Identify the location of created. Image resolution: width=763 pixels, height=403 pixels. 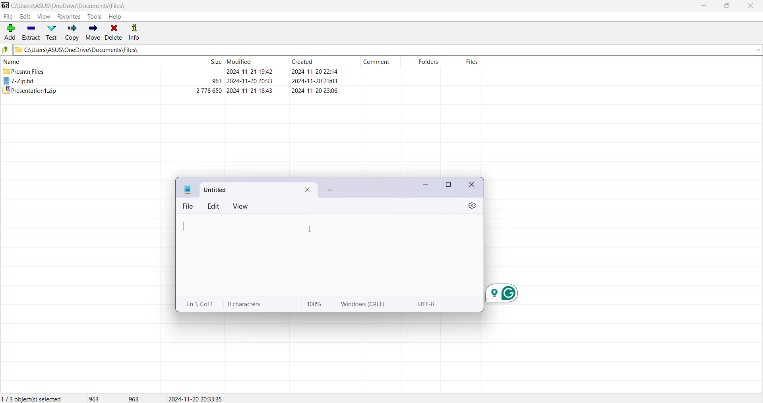
(302, 61).